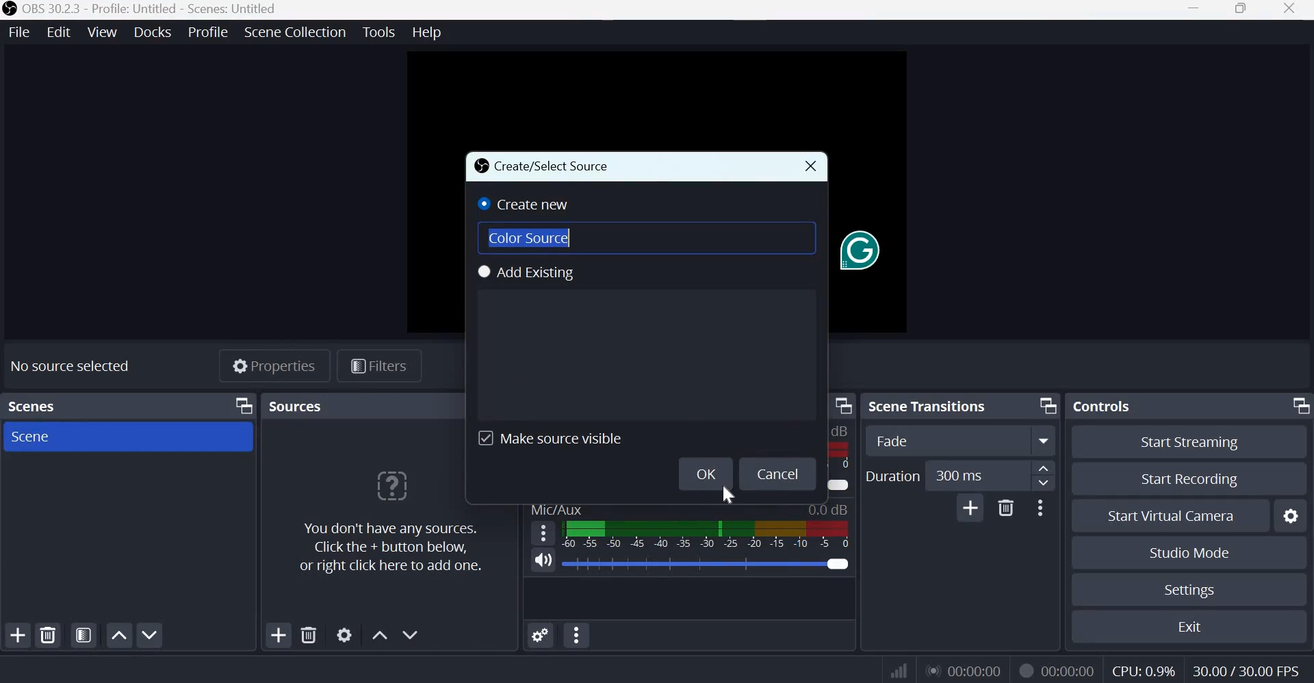 This screenshot has width=1314, height=683. What do you see at coordinates (1194, 11) in the screenshot?
I see `Minimize` at bounding box center [1194, 11].